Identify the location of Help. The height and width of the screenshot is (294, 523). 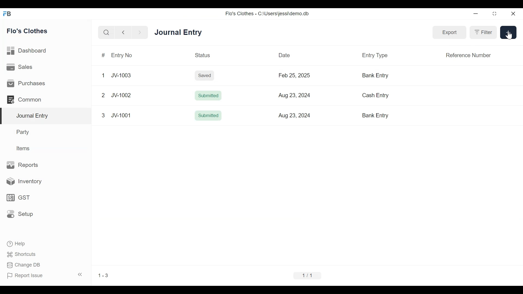
(16, 243).